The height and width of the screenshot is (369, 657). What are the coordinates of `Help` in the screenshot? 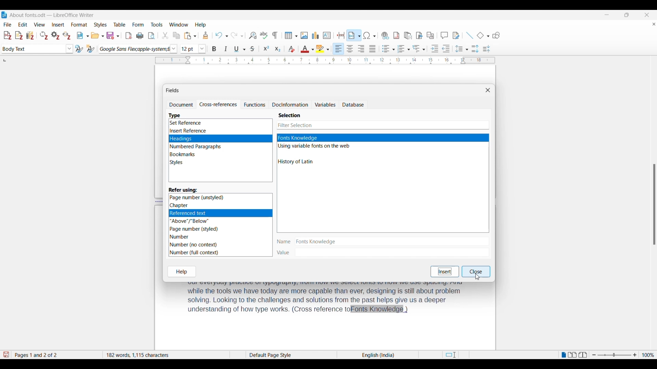 It's located at (182, 271).